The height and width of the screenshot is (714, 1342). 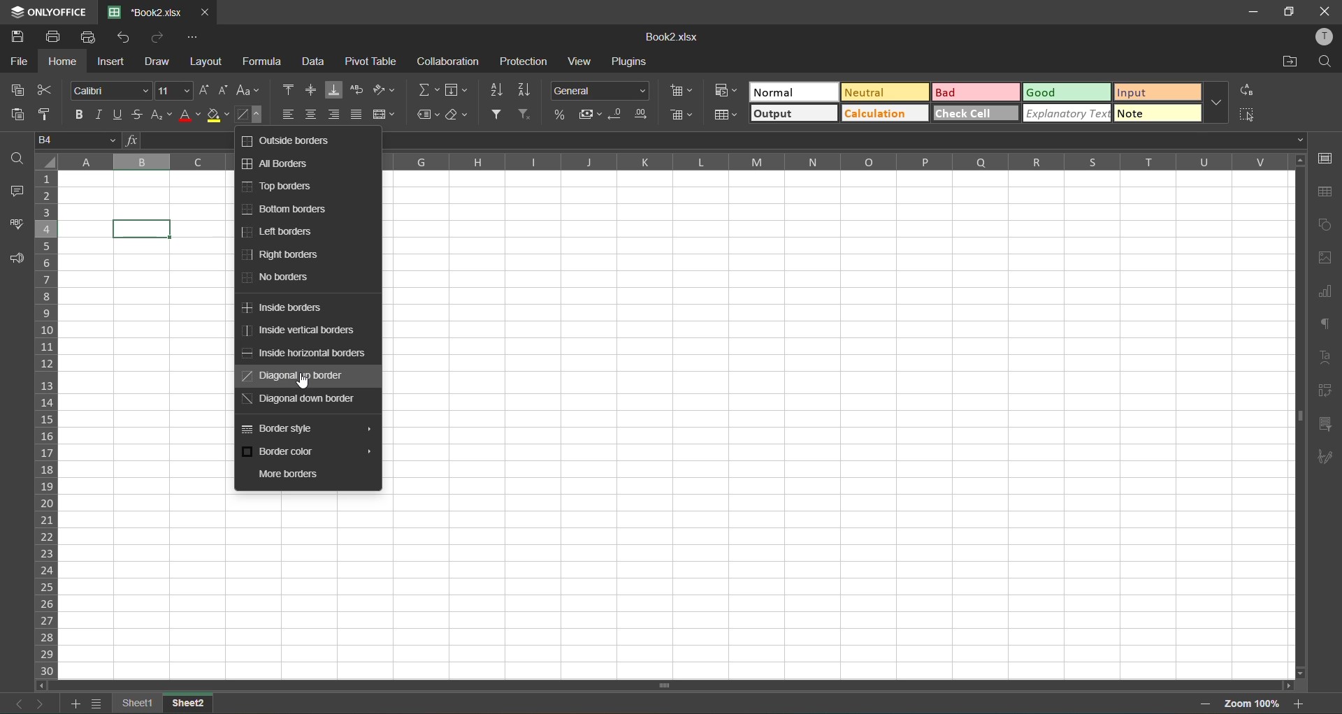 I want to click on delete cells, so click(x=681, y=117).